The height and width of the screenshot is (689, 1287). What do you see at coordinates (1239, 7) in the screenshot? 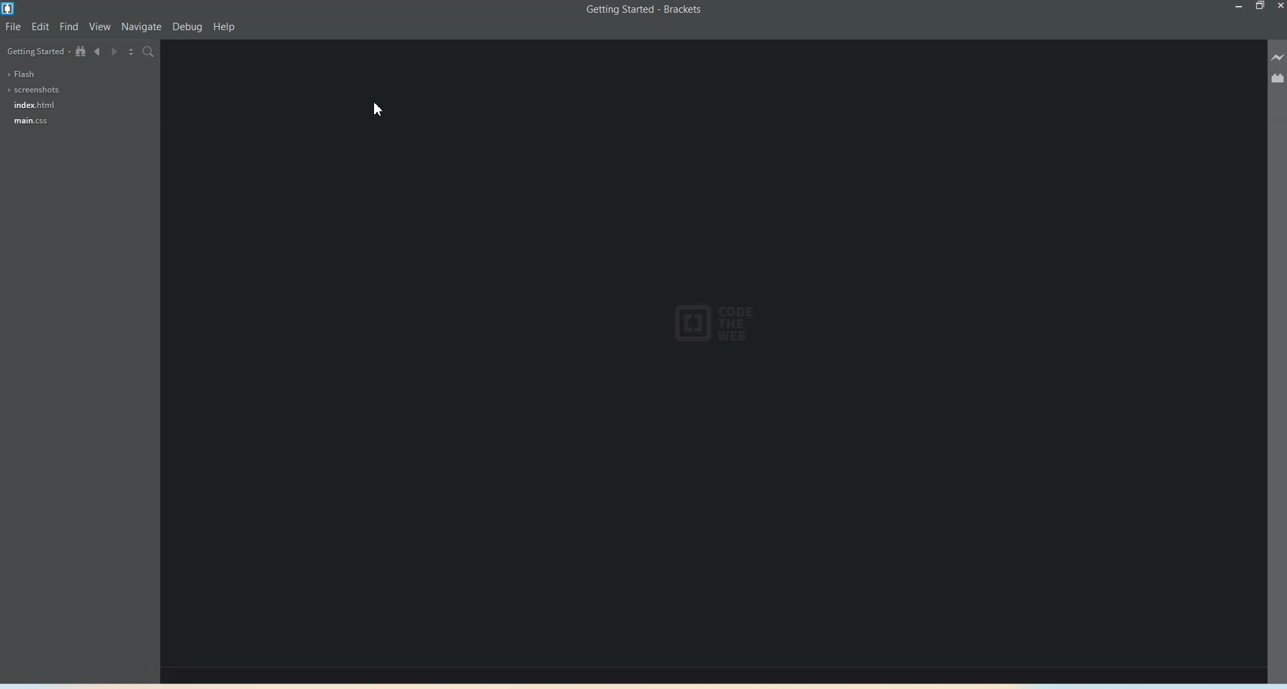
I see `Minimize` at bounding box center [1239, 7].